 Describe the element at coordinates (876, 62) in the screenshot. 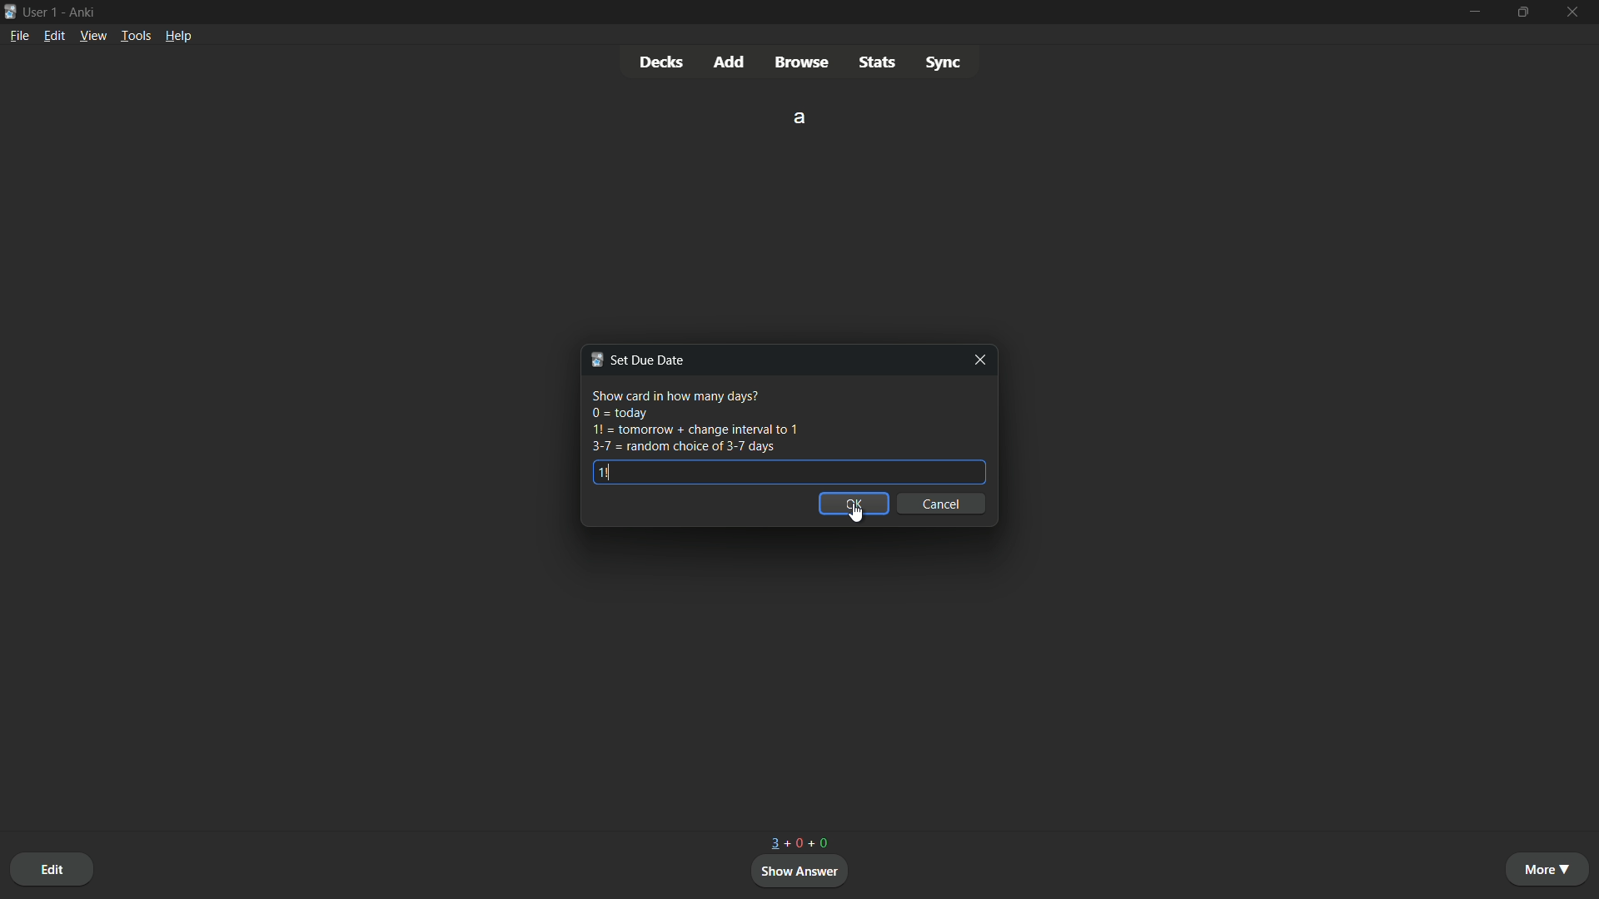

I see `stats` at that location.